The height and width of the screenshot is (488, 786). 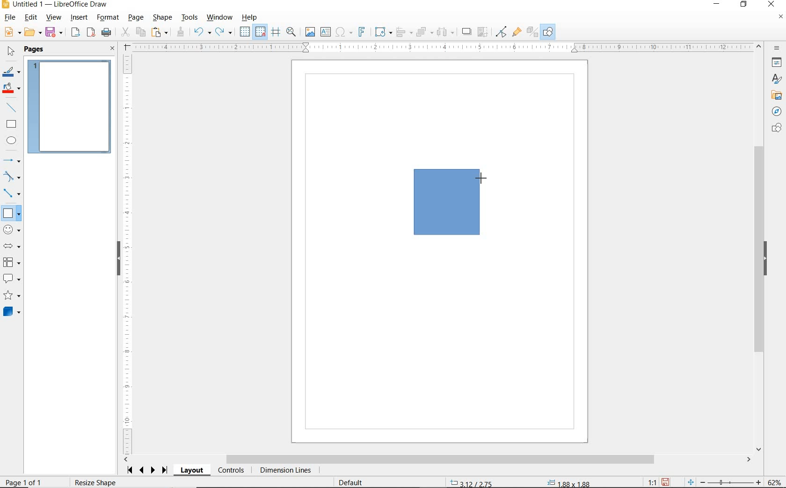 What do you see at coordinates (220, 18) in the screenshot?
I see `WINDOW` at bounding box center [220, 18].